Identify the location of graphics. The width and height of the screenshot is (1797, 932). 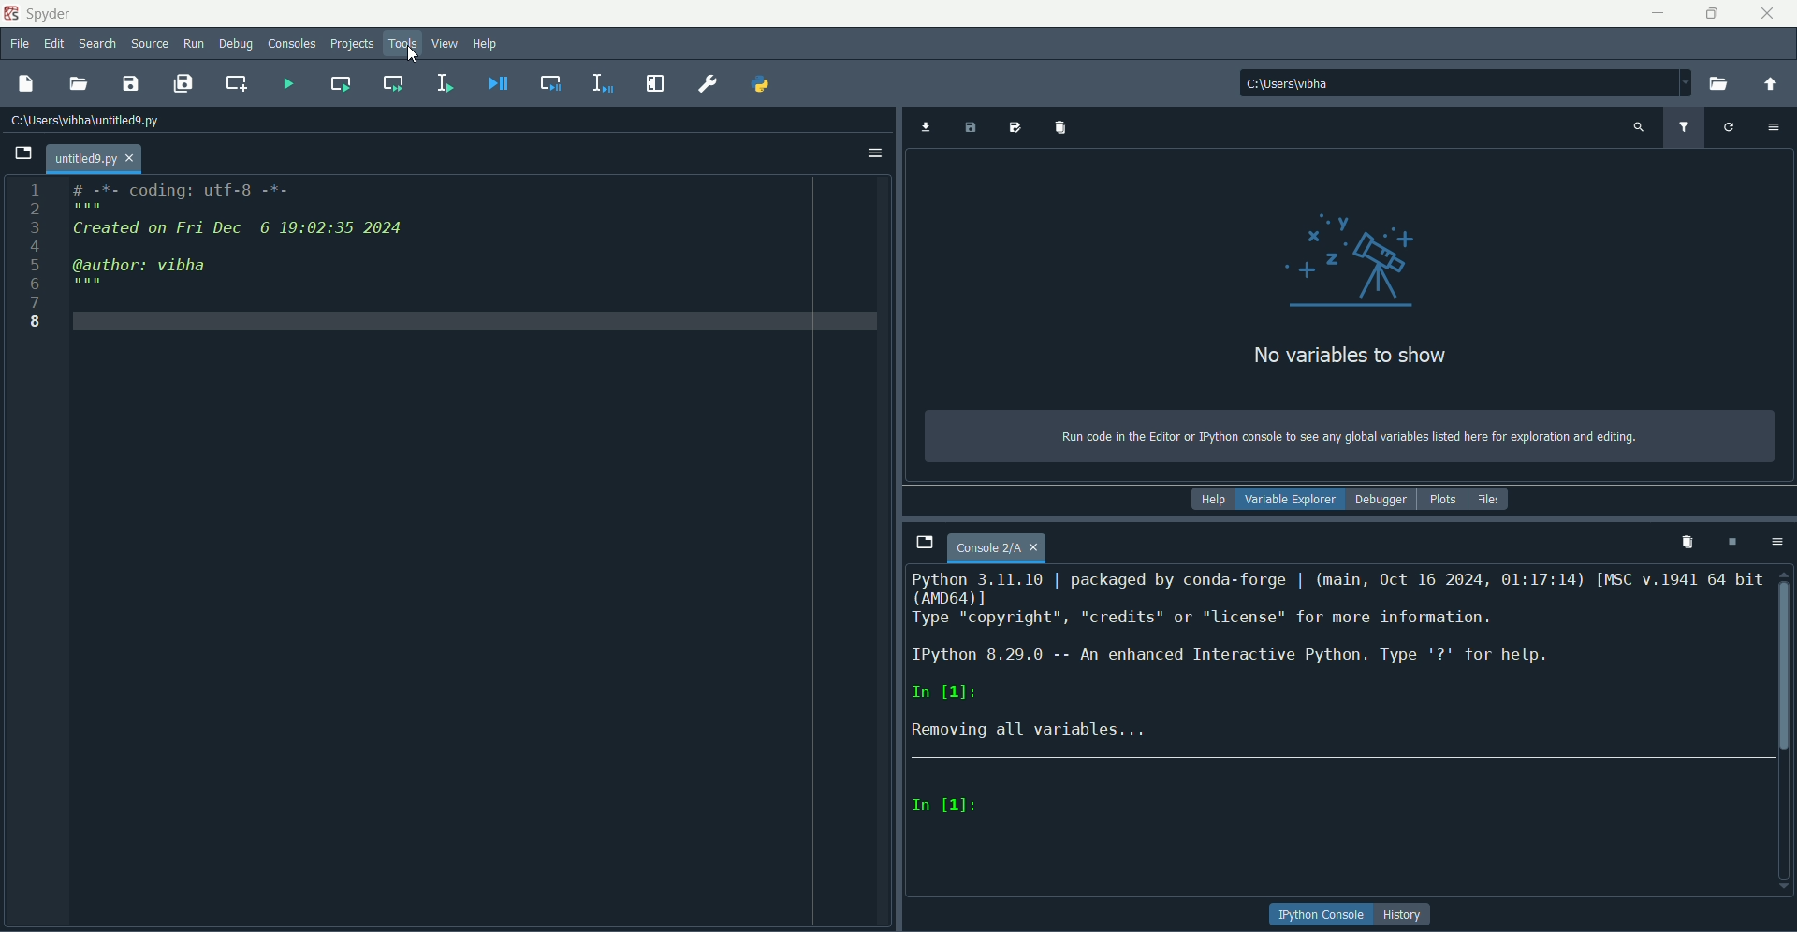
(1357, 257).